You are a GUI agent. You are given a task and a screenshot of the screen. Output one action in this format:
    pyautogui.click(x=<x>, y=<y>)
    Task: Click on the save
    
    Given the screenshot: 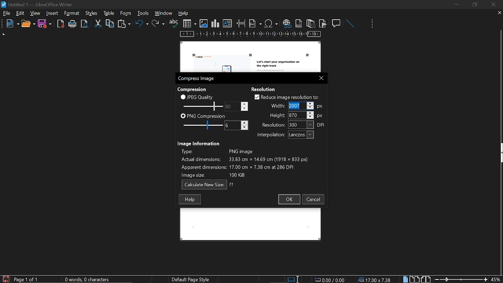 What is the action you would take?
    pyautogui.click(x=6, y=279)
    